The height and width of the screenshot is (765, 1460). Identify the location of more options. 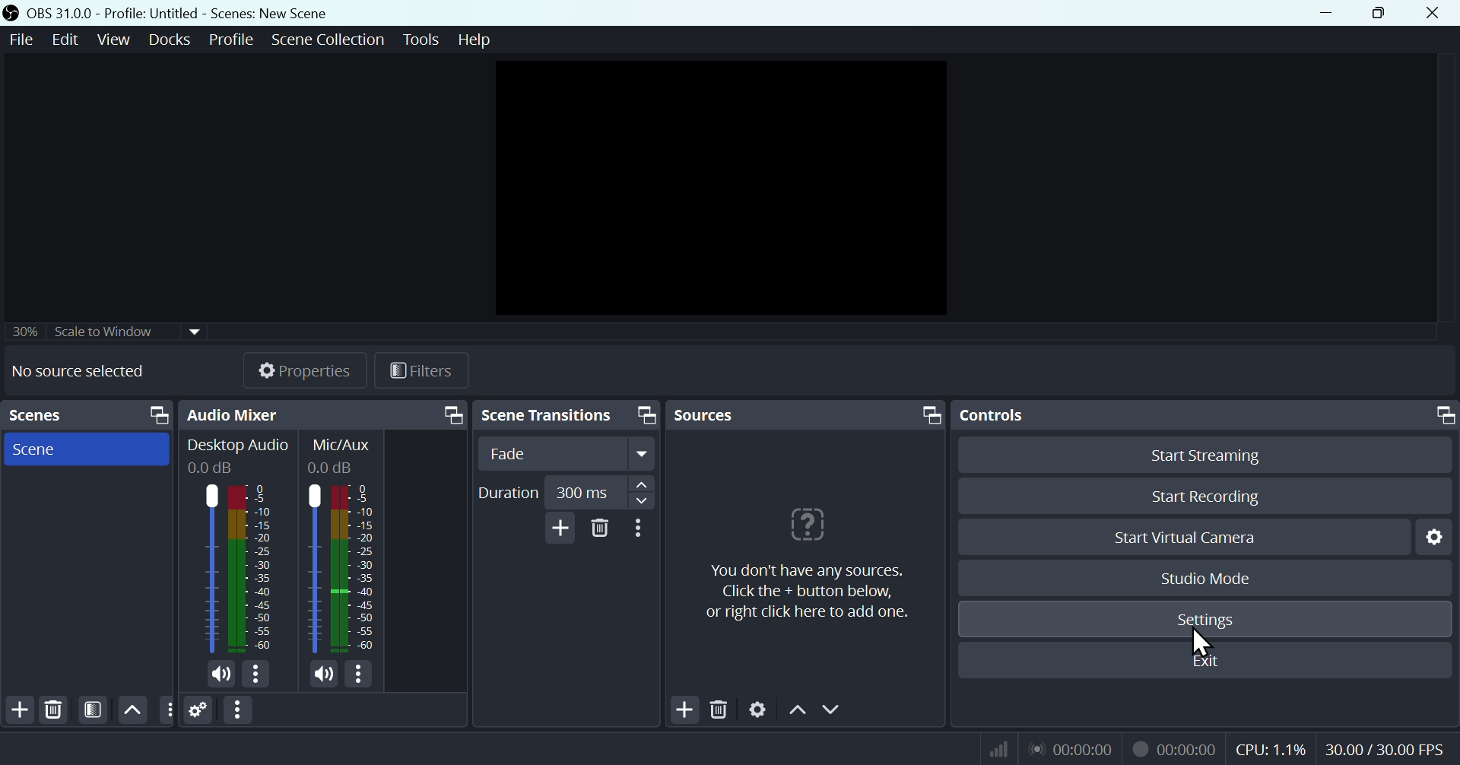
(363, 675).